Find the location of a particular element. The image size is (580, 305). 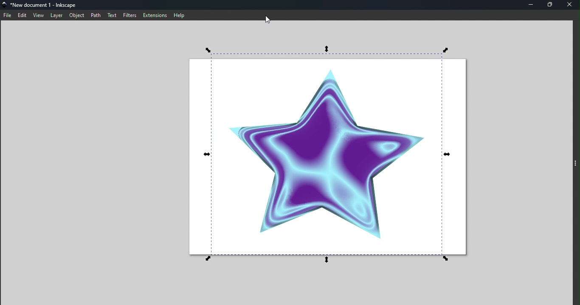

Layer is located at coordinates (56, 15).